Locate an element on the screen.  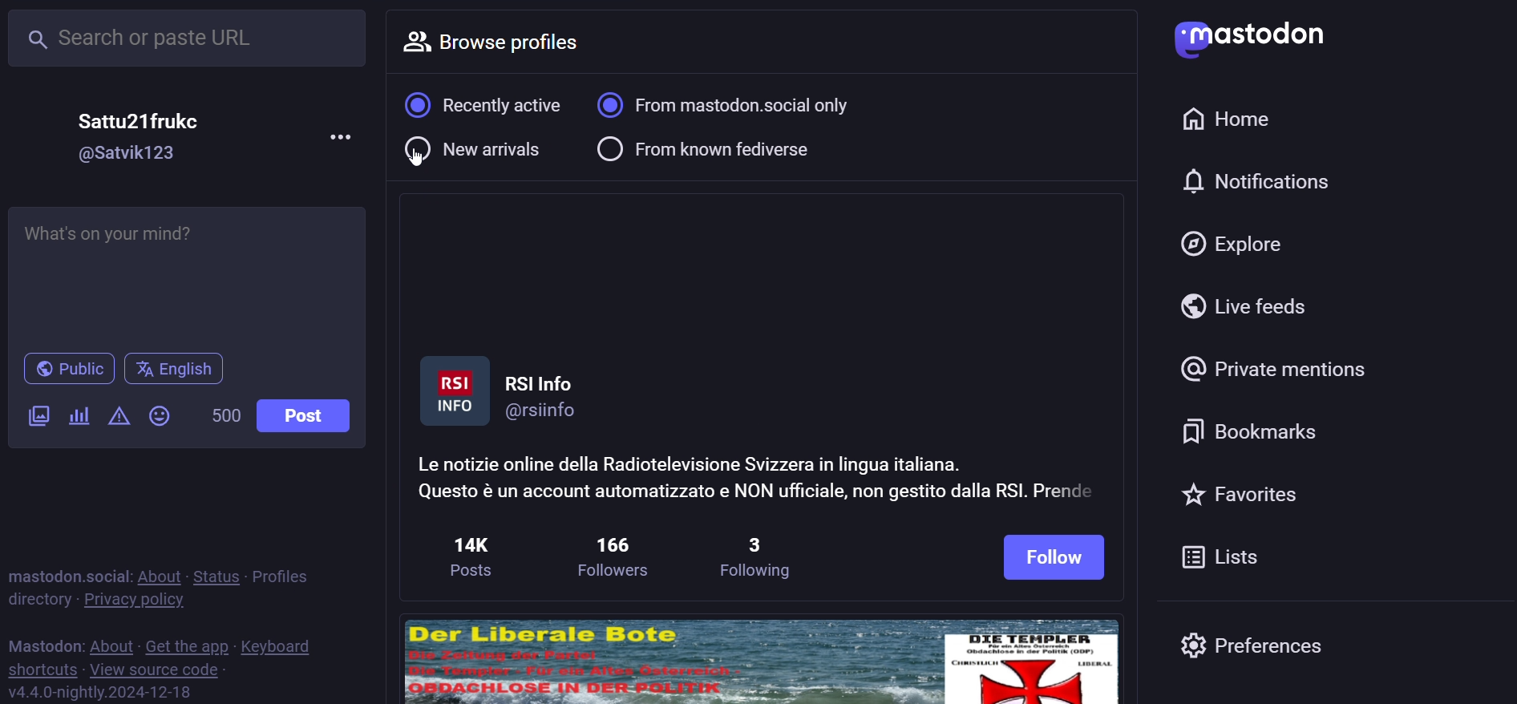
14k posts is located at coordinates (476, 555).